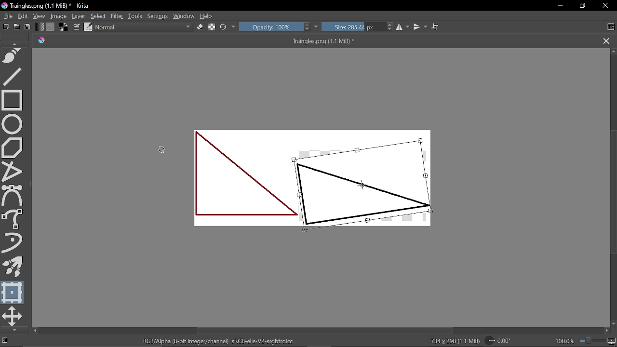 The width and height of the screenshot is (617, 347). What do you see at coordinates (13, 147) in the screenshot?
I see `Polygon tool` at bounding box center [13, 147].